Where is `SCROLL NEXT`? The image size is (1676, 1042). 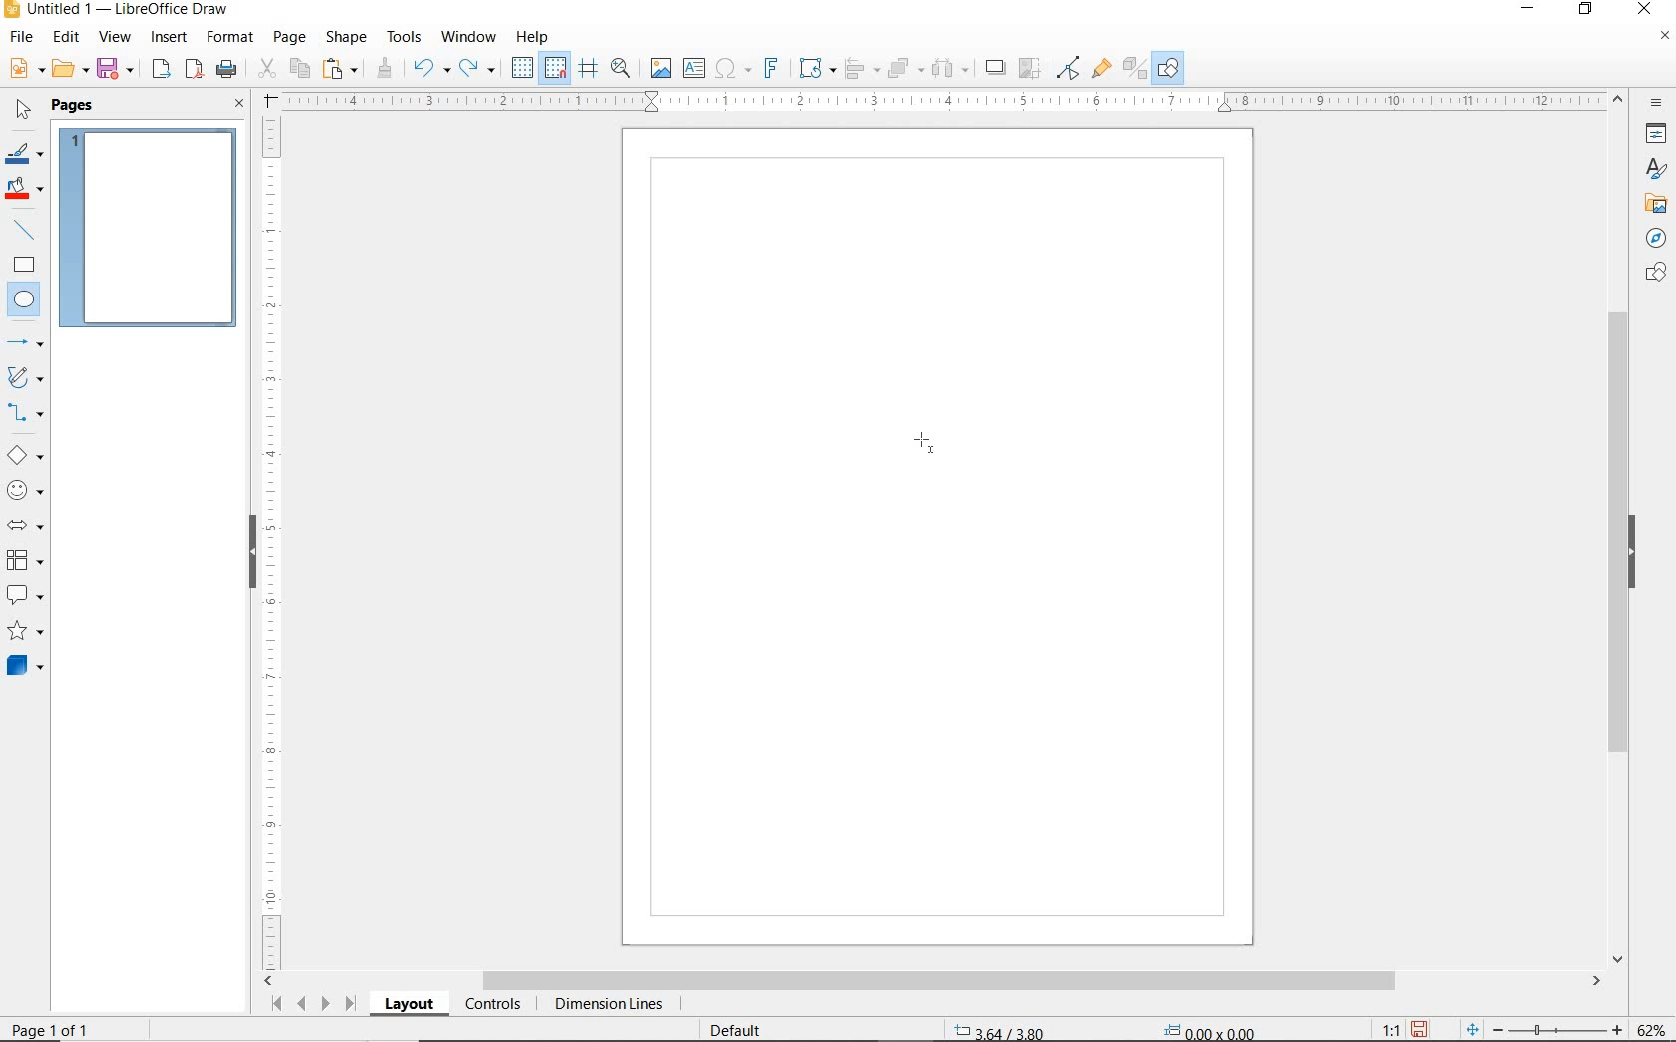
SCROLL NEXT is located at coordinates (311, 1003).